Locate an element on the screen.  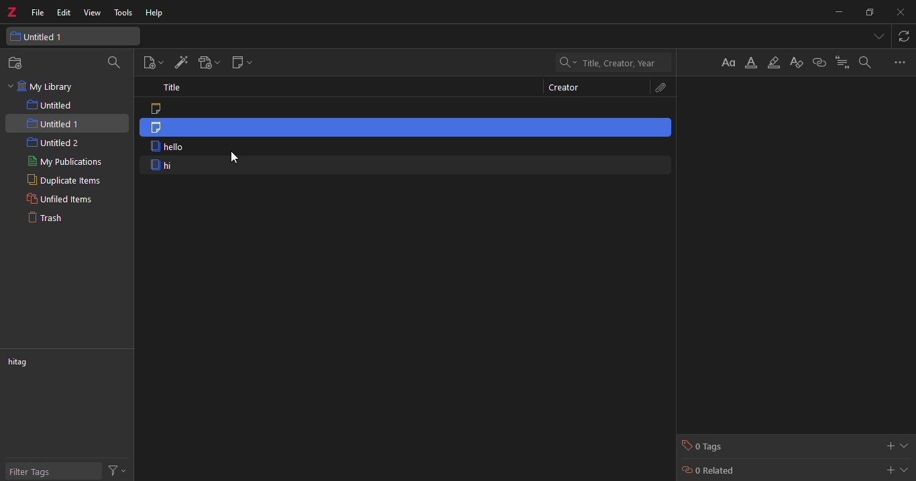
search is located at coordinates (116, 64).